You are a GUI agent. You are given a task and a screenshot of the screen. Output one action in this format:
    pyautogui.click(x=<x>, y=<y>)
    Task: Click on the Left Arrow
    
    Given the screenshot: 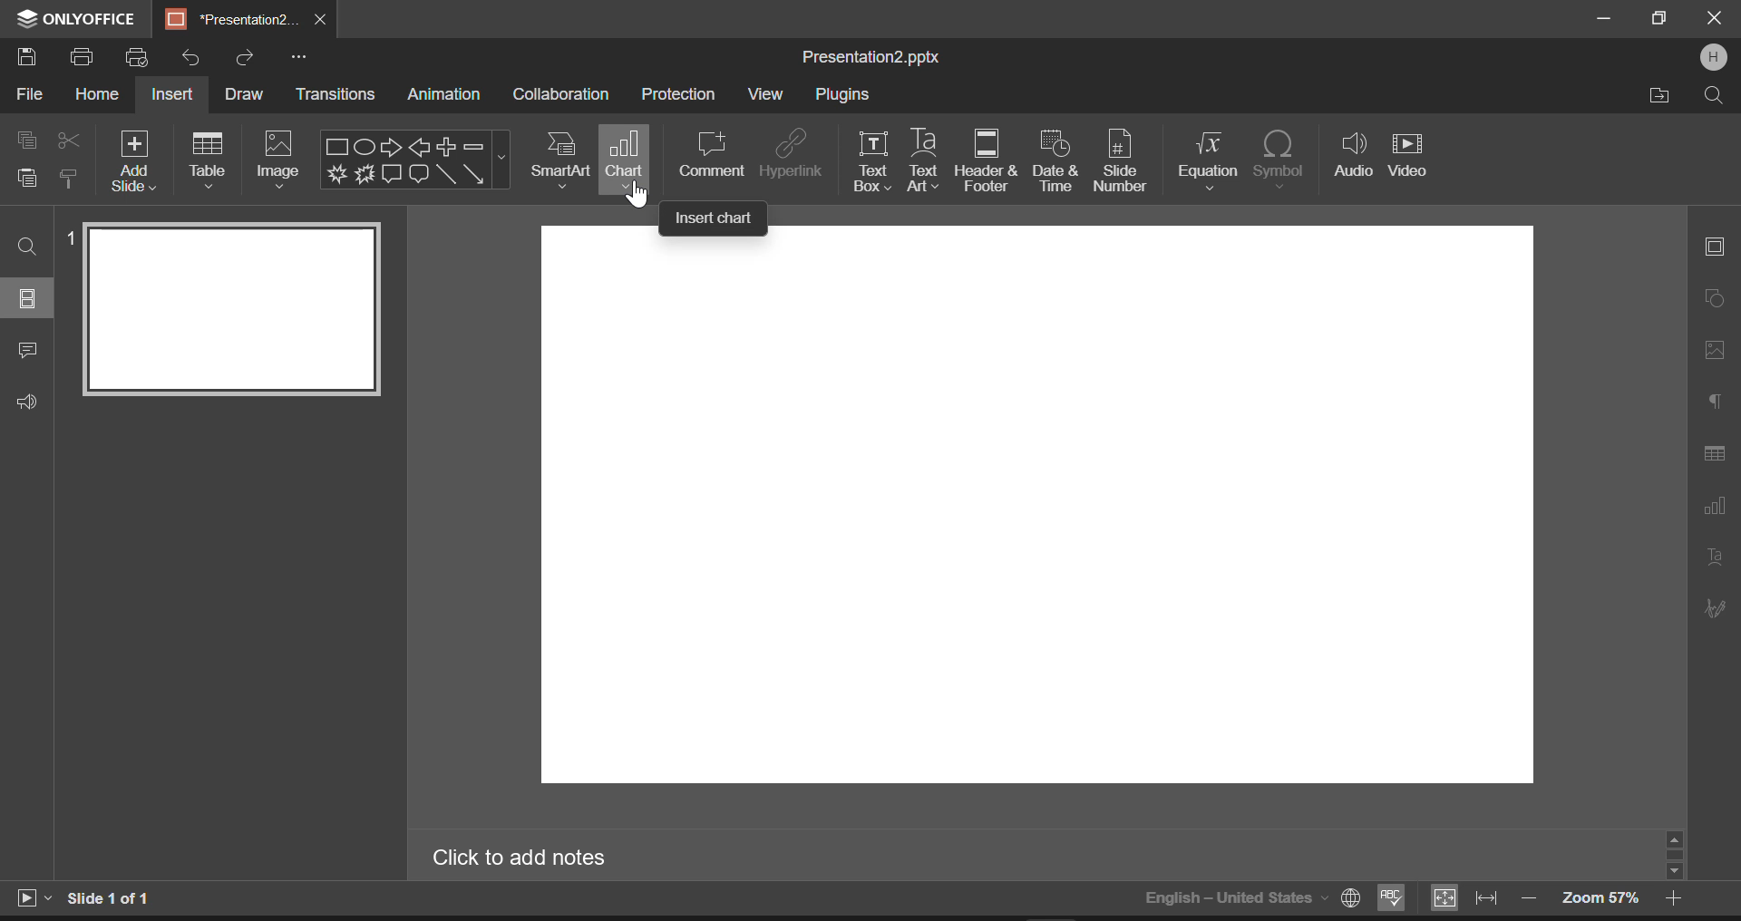 What is the action you would take?
    pyautogui.click(x=419, y=146)
    